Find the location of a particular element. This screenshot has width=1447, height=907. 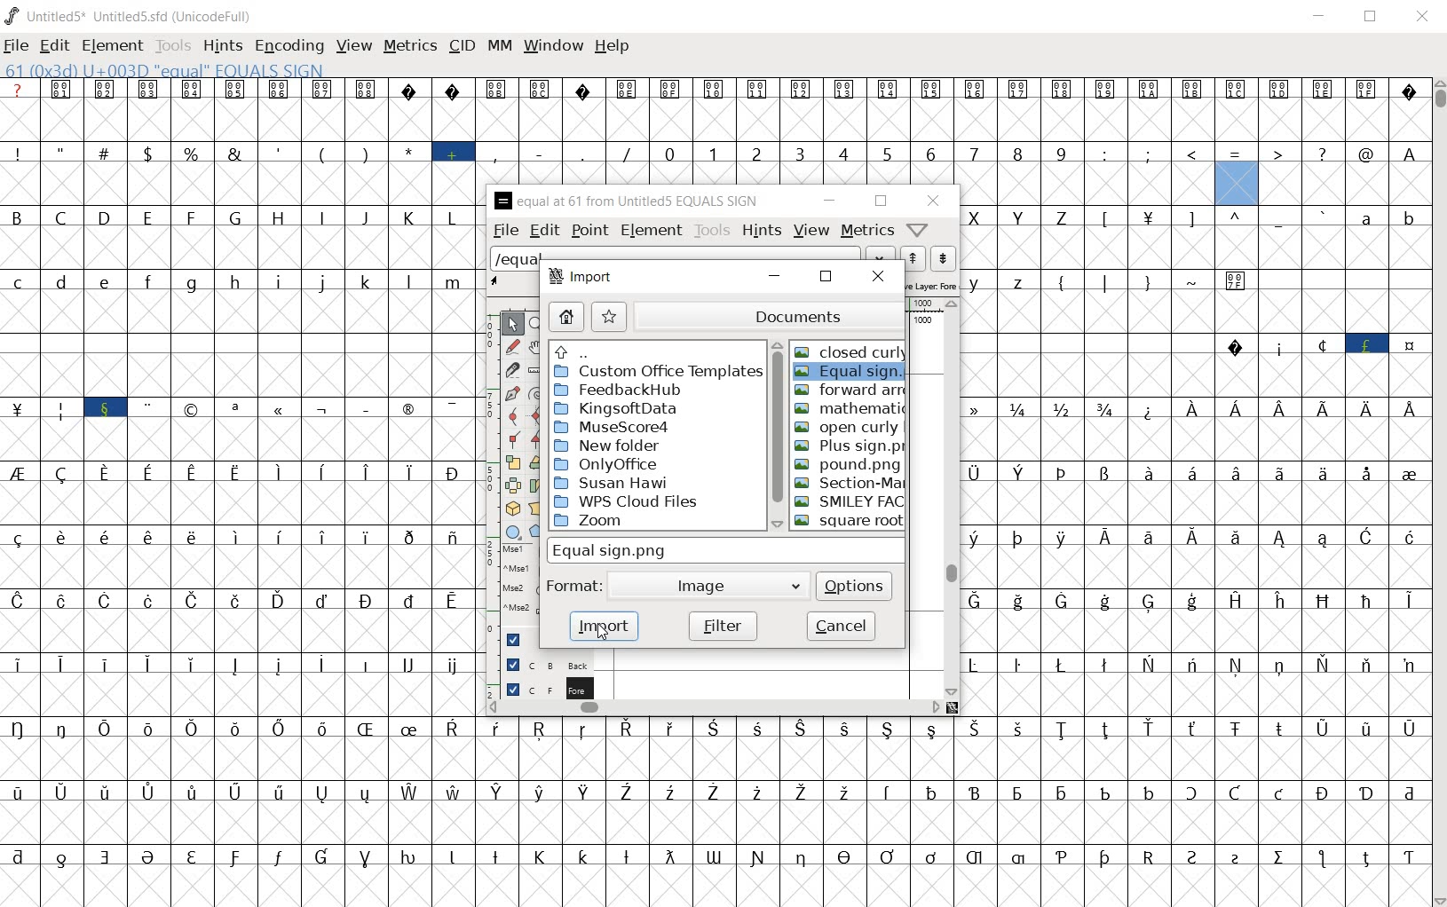

EQUAL AT 61 FROM UNTITLED5 EQUAL SIGN is located at coordinates (628, 201).